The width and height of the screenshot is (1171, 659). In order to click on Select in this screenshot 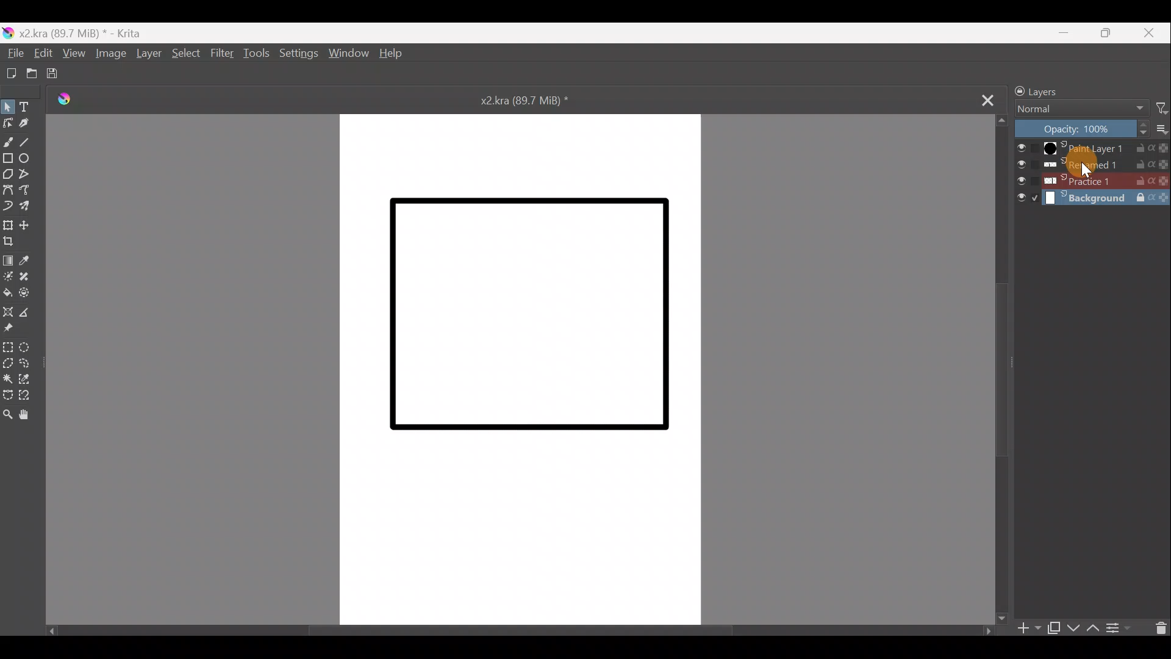, I will do `click(184, 53)`.